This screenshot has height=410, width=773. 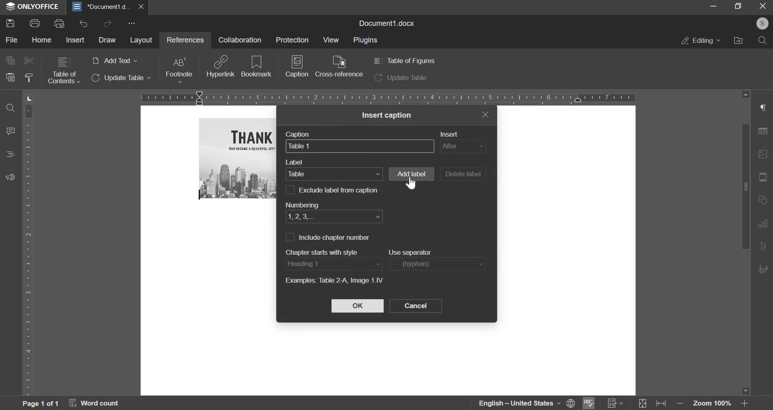 I want to click on use separator, so click(x=412, y=252).